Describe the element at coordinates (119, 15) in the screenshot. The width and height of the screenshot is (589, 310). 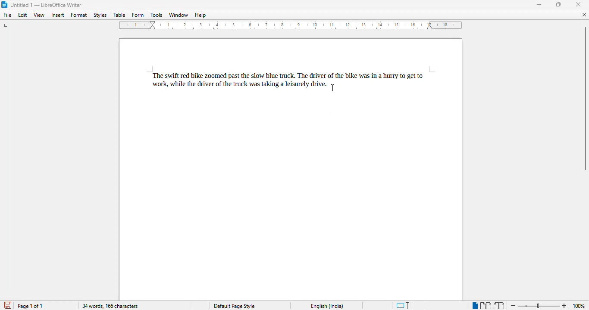
I see `table` at that location.